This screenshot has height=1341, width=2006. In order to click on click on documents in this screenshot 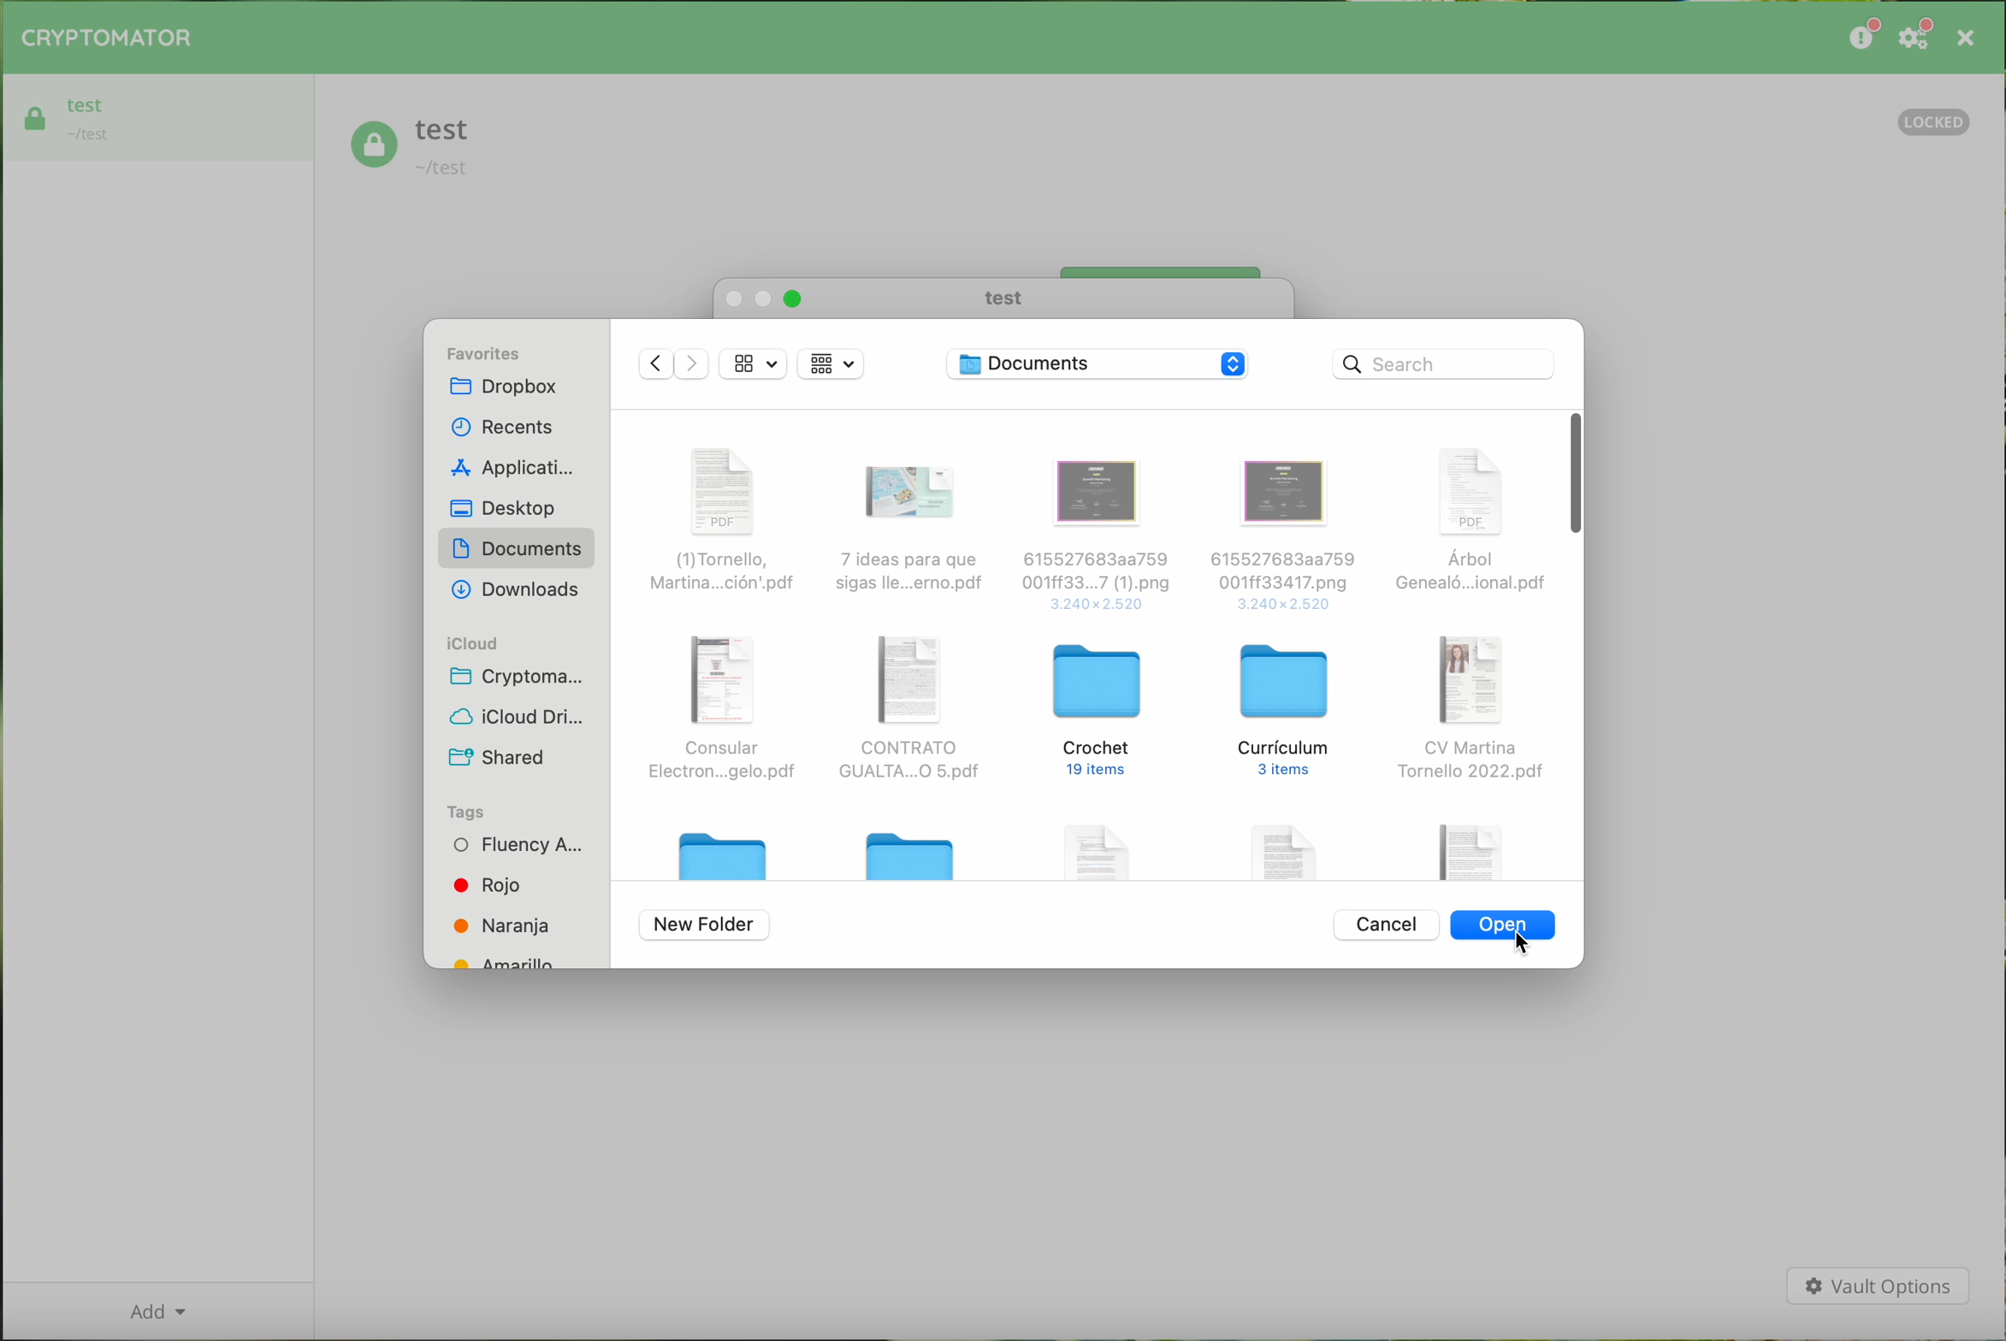, I will do `click(517, 552)`.